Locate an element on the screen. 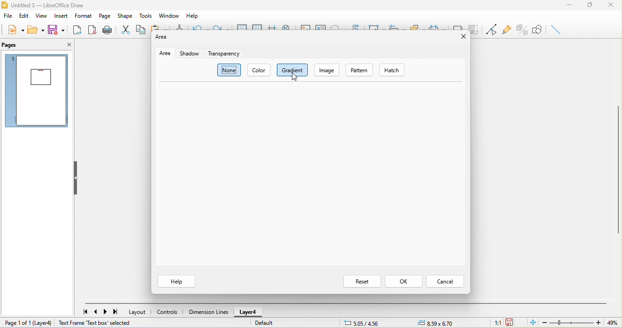  next page is located at coordinates (107, 313).